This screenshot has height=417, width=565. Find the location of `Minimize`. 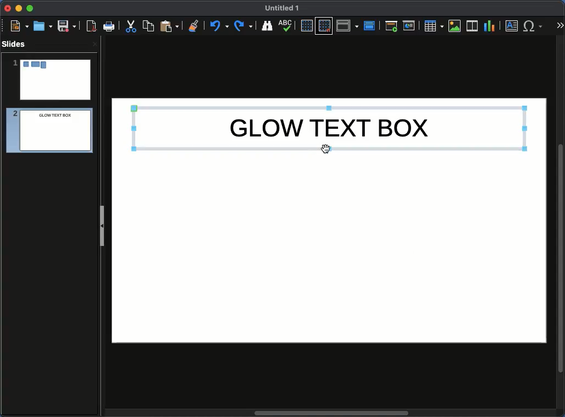

Minimize is located at coordinates (18, 8).